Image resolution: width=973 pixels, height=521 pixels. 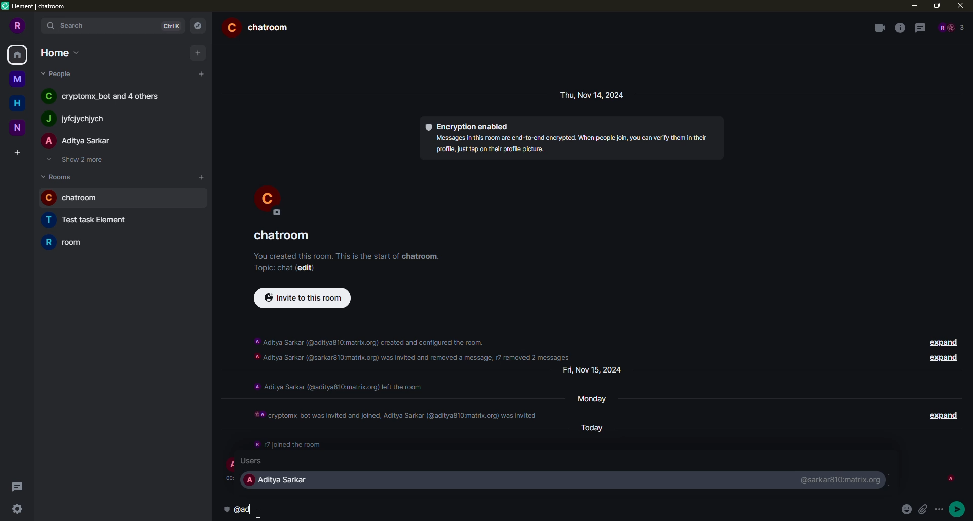 What do you see at coordinates (246, 510) in the screenshot?
I see `ad` at bounding box center [246, 510].